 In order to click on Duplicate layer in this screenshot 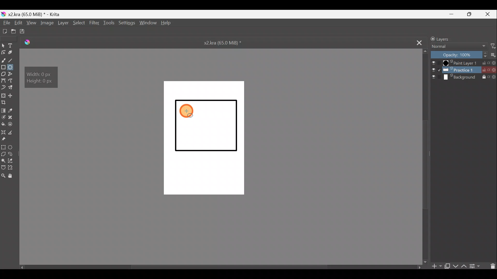, I will do `click(448, 265)`.